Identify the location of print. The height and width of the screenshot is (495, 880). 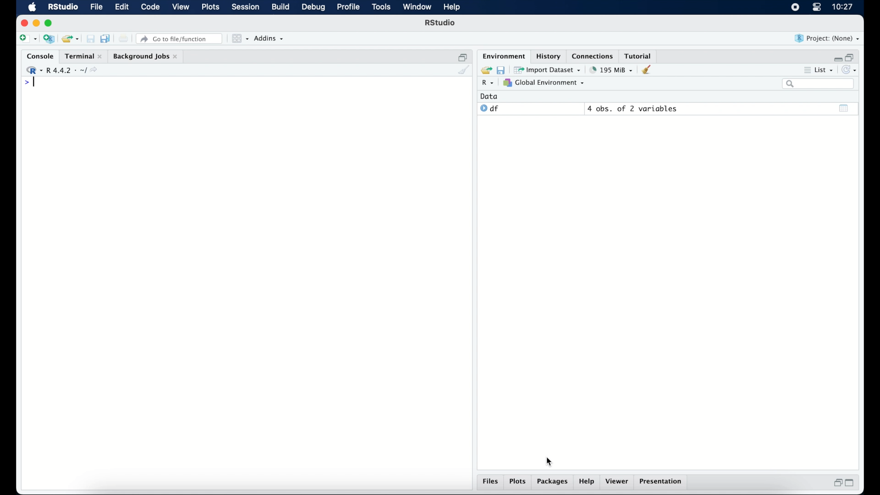
(124, 38).